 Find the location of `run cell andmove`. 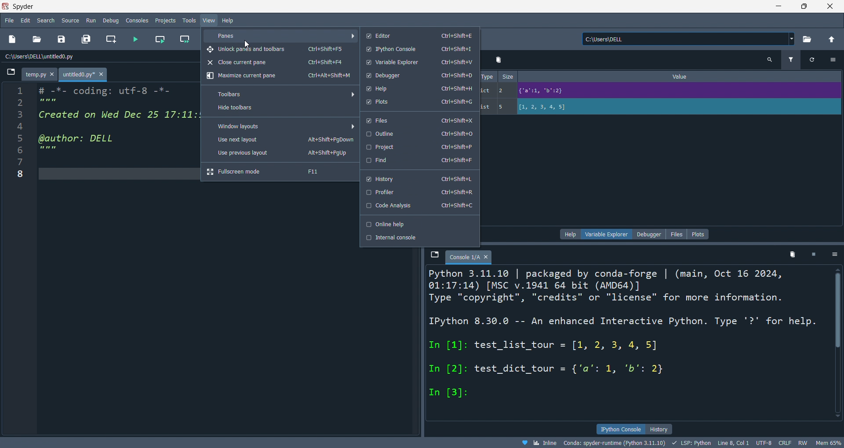

run cell andmove is located at coordinates (187, 39).